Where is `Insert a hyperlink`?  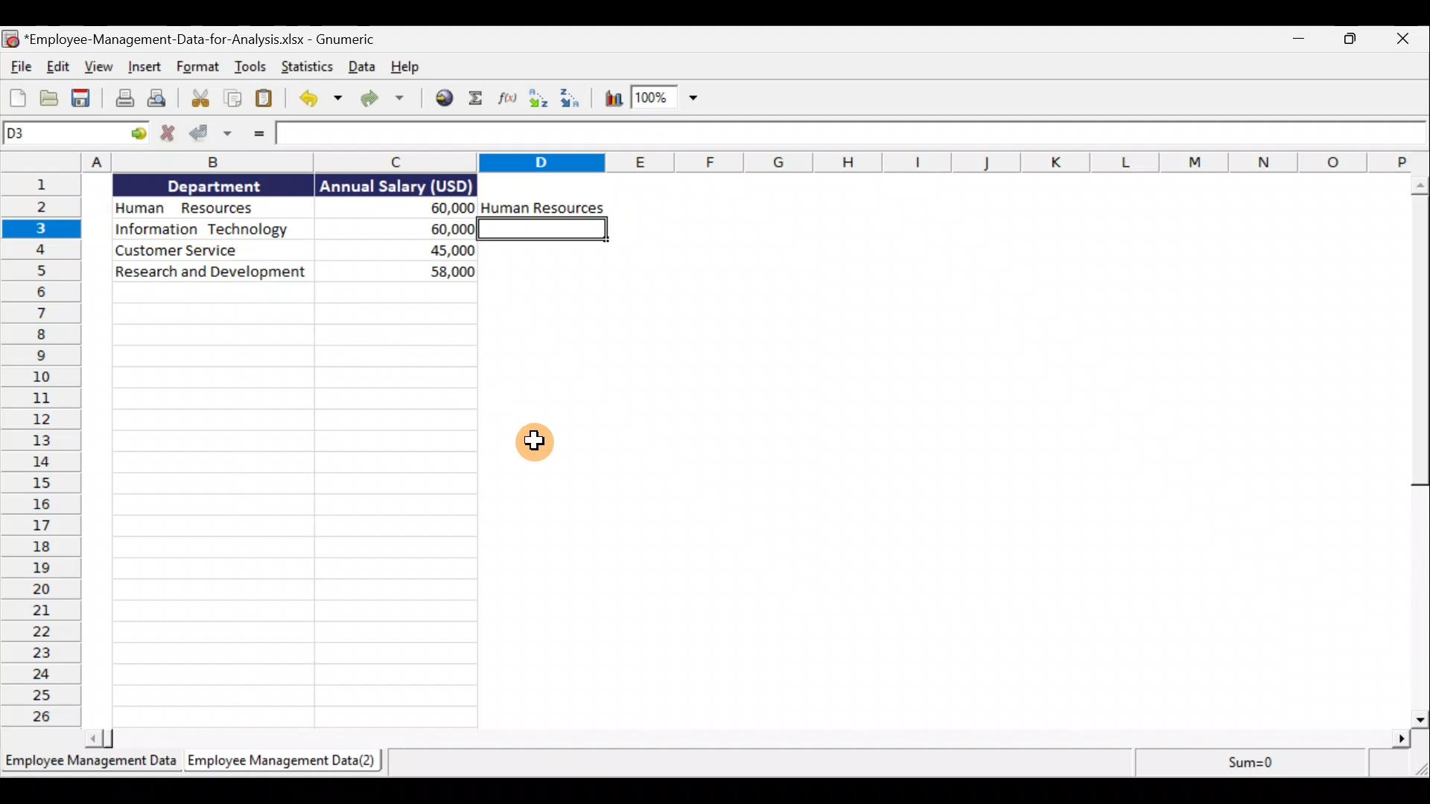 Insert a hyperlink is located at coordinates (446, 98).